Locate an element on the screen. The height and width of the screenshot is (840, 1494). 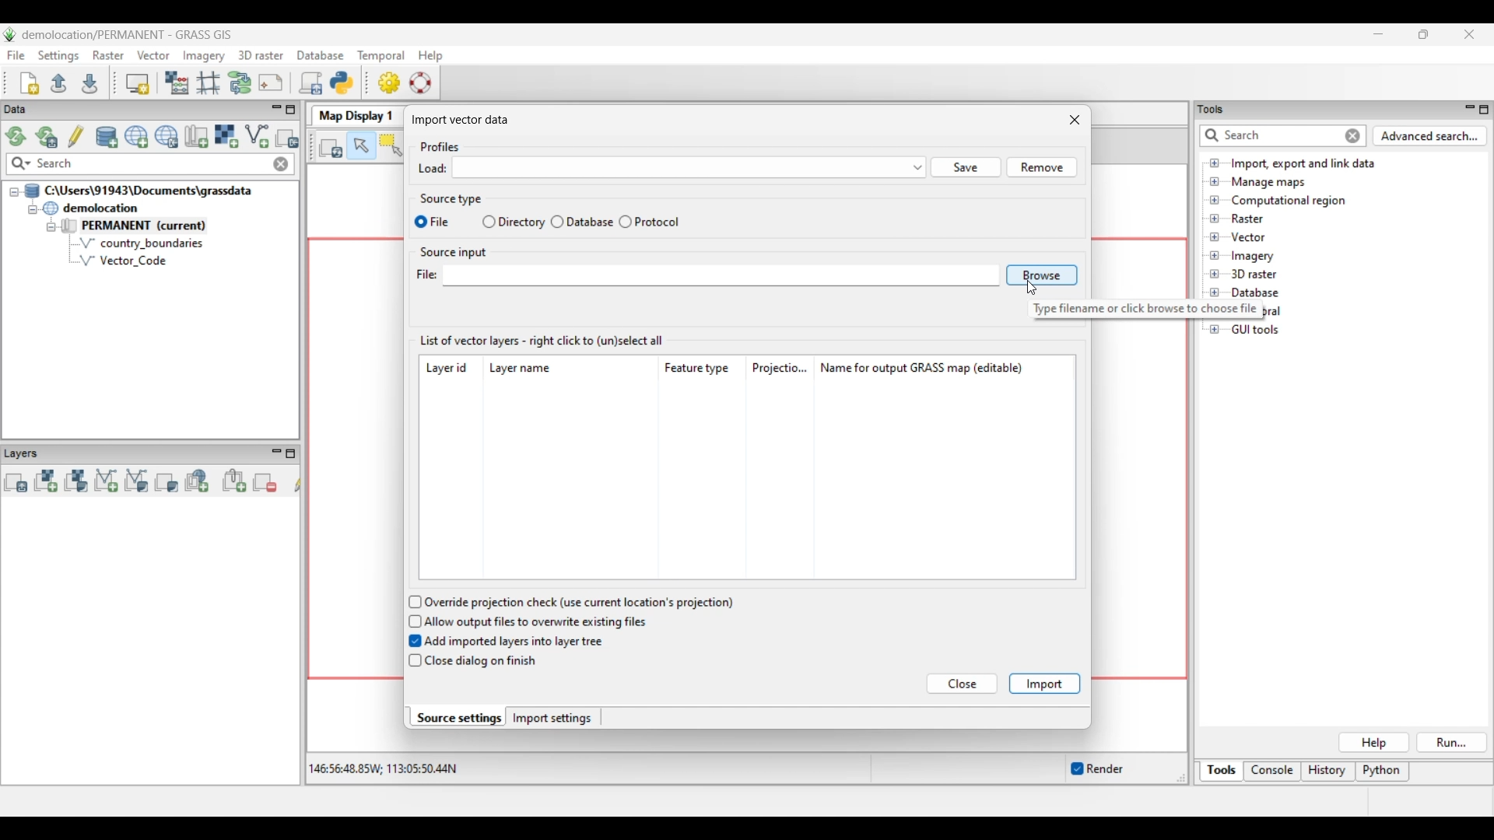
checkbox is located at coordinates (412, 601).